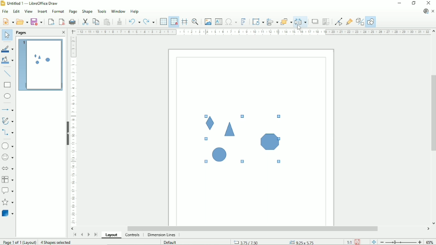 This screenshot has height=245, width=436. I want to click on Shapes selected, so click(240, 137).